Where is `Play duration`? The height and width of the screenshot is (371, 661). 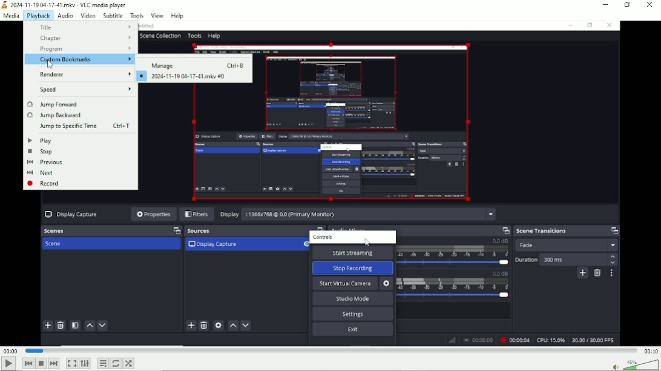 Play duration is located at coordinates (330, 350).